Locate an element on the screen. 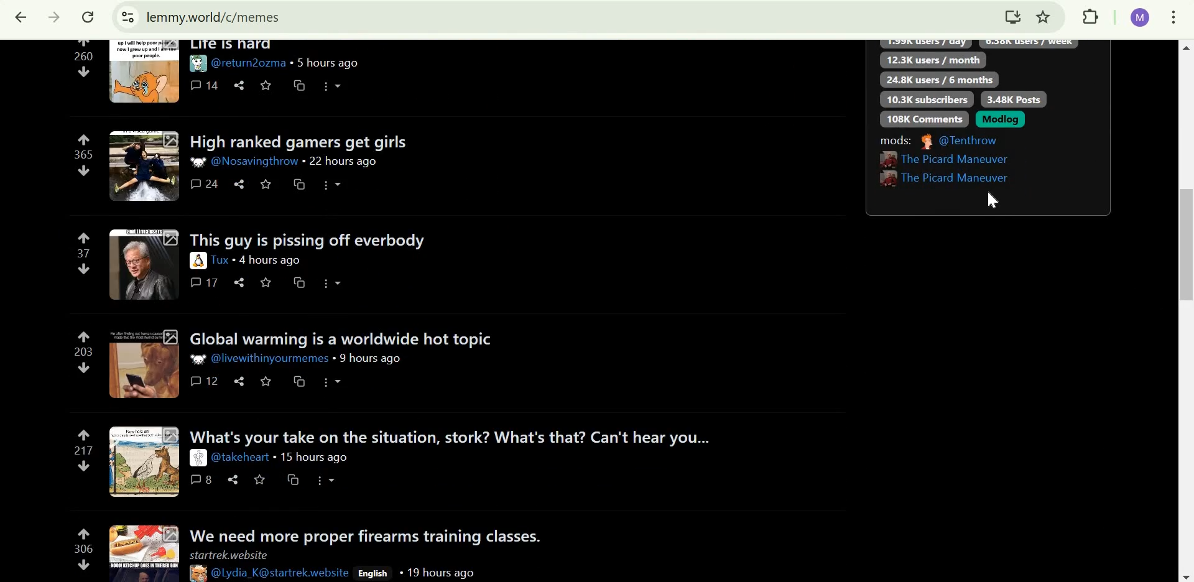 The width and height of the screenshot is (1194, 582). more is located at coordinates (332, 284).